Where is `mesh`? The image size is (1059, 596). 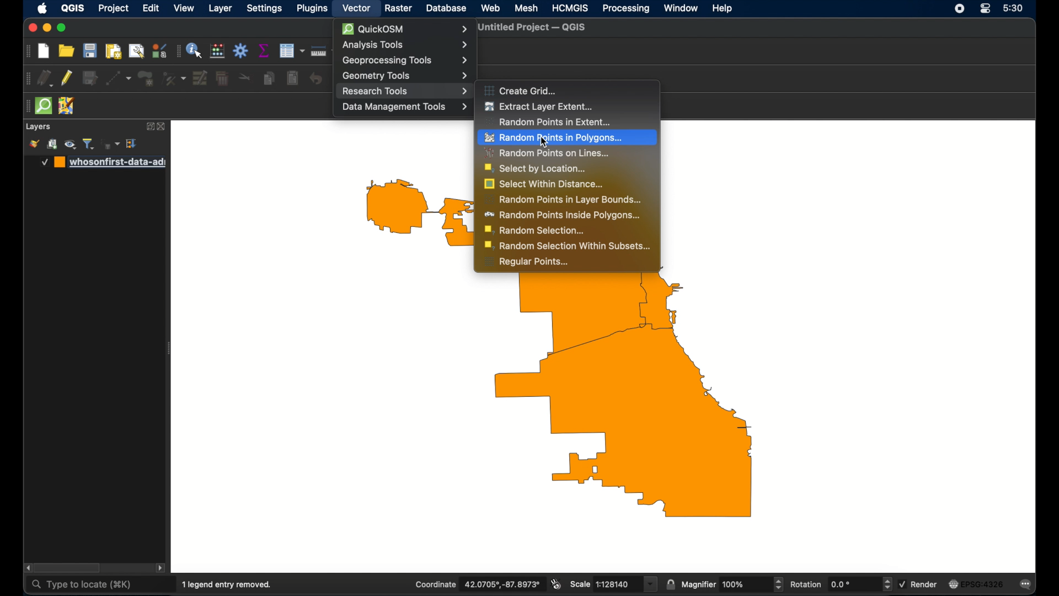 mesh is located at coordinates (526, 9).